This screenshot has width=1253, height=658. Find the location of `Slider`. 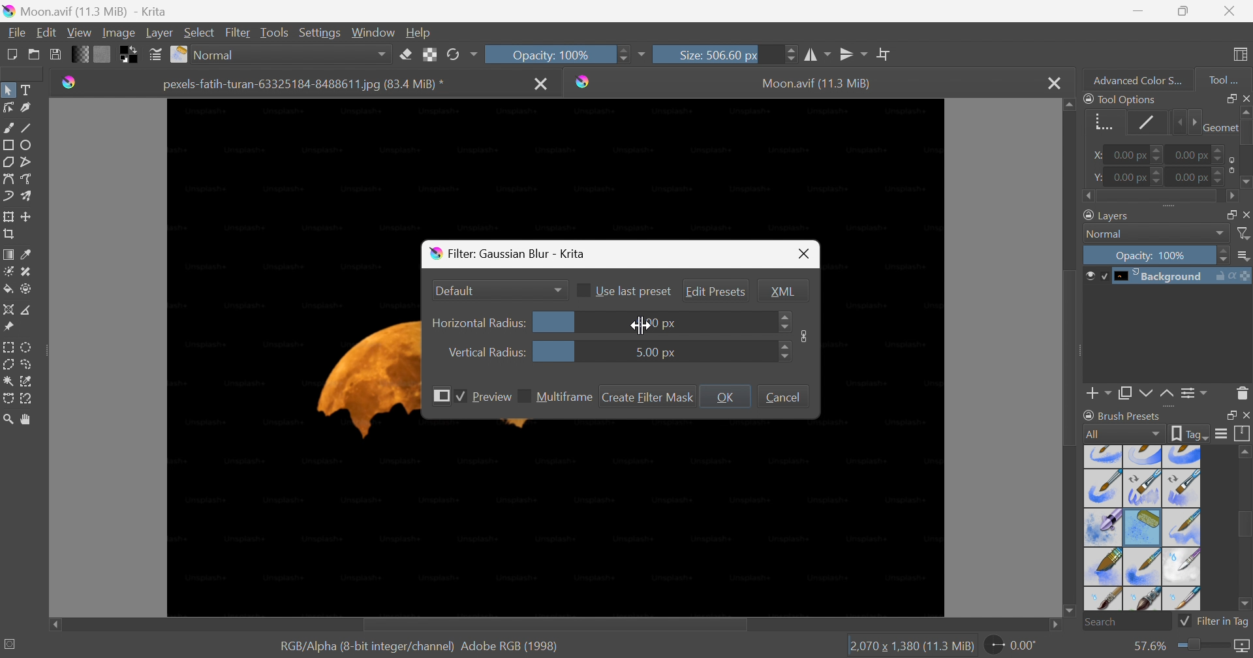

Slider is located at coordinates (782, 352).